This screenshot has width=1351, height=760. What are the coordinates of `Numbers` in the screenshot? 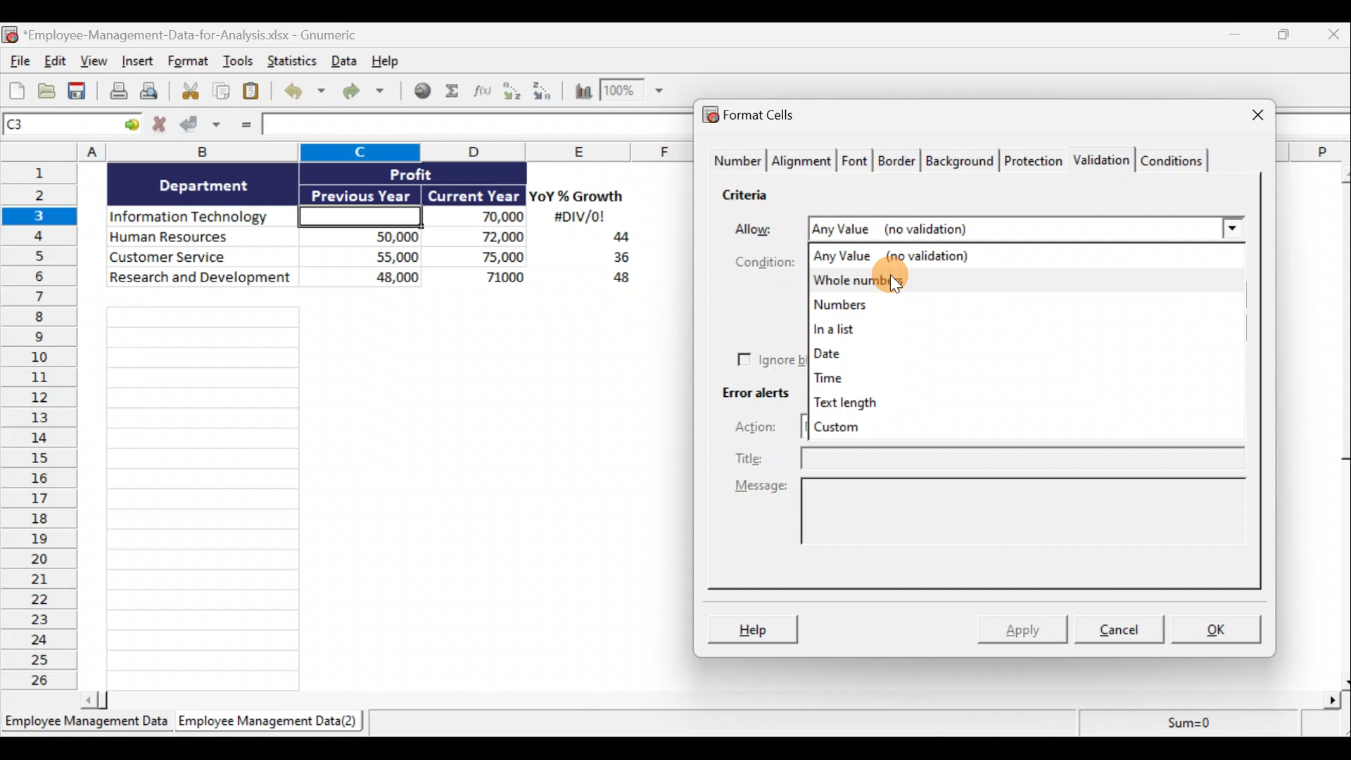 It's located at (1029, 305).